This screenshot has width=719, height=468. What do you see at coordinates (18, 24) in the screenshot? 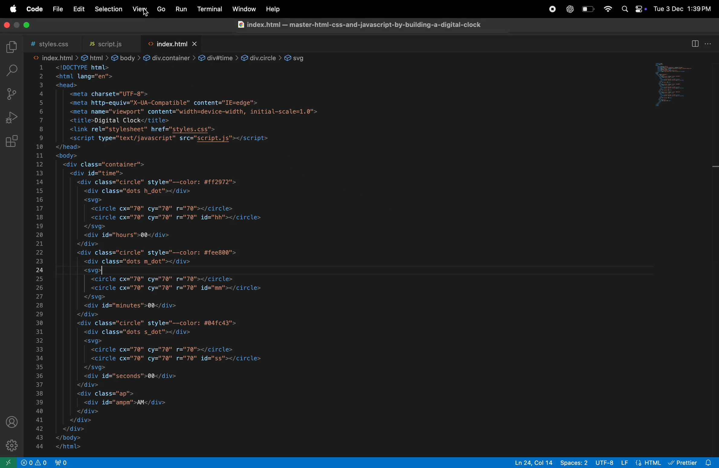
I see `toggle screen` at bounding box center [18, 24].